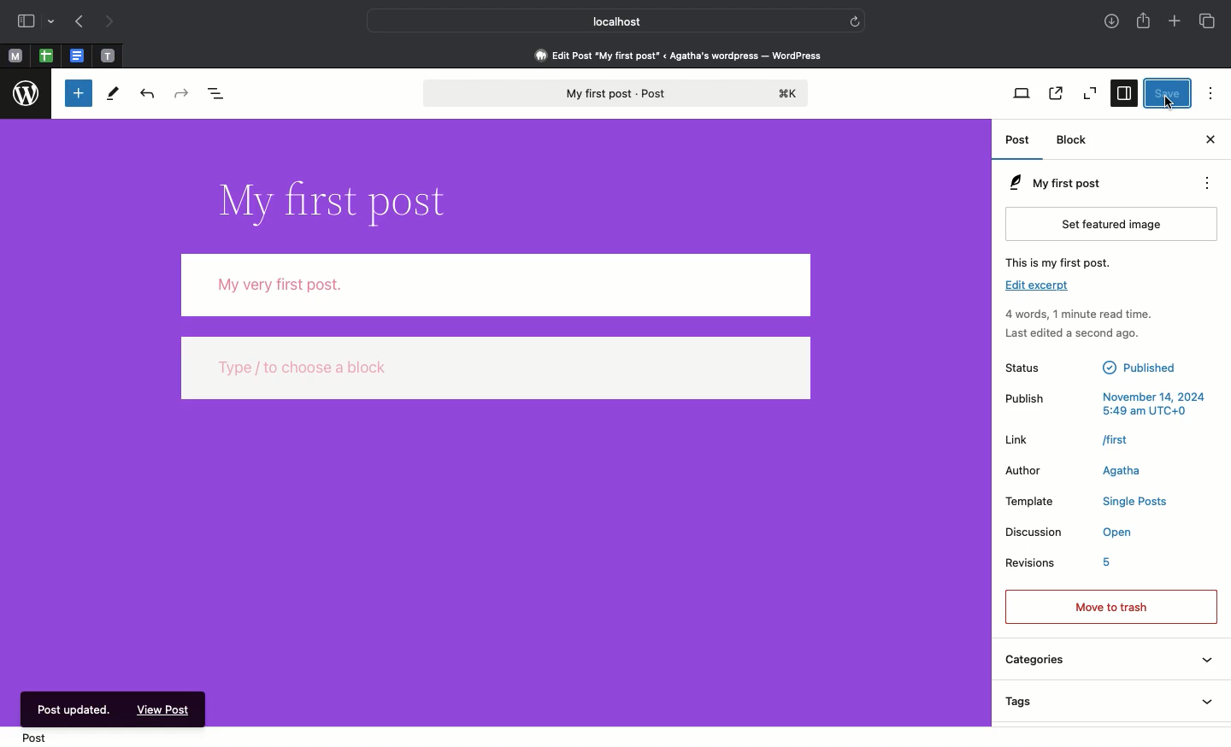  I want to click on refresh, so click(857, 19).